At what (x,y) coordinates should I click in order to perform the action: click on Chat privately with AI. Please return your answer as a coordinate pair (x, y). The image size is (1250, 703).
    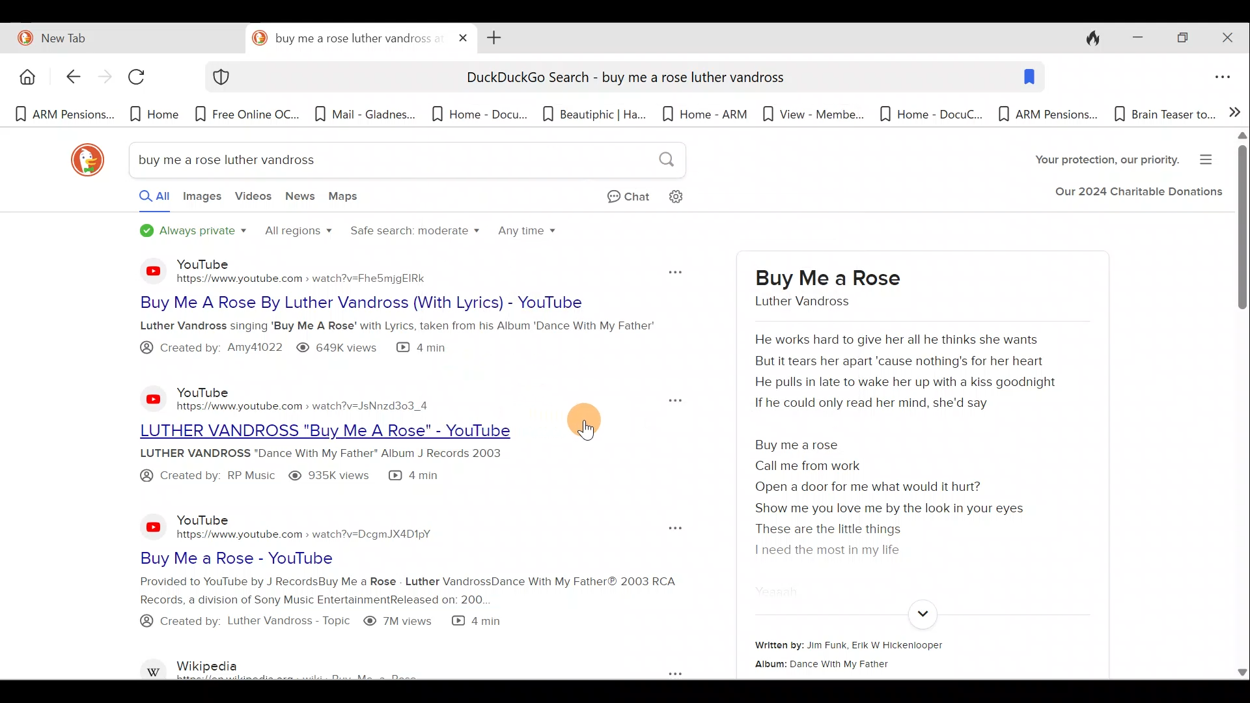
    Looking at the image, I should click on (618, 198).